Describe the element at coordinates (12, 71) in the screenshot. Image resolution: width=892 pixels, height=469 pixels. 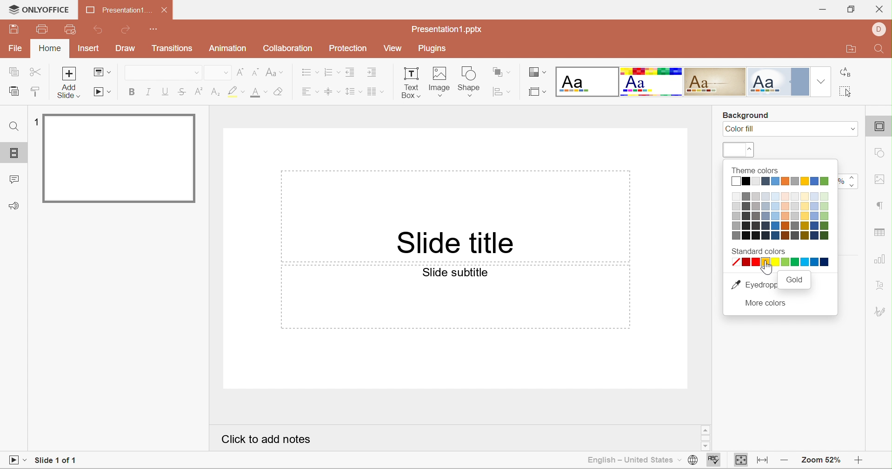
I see `Copy` at that location.